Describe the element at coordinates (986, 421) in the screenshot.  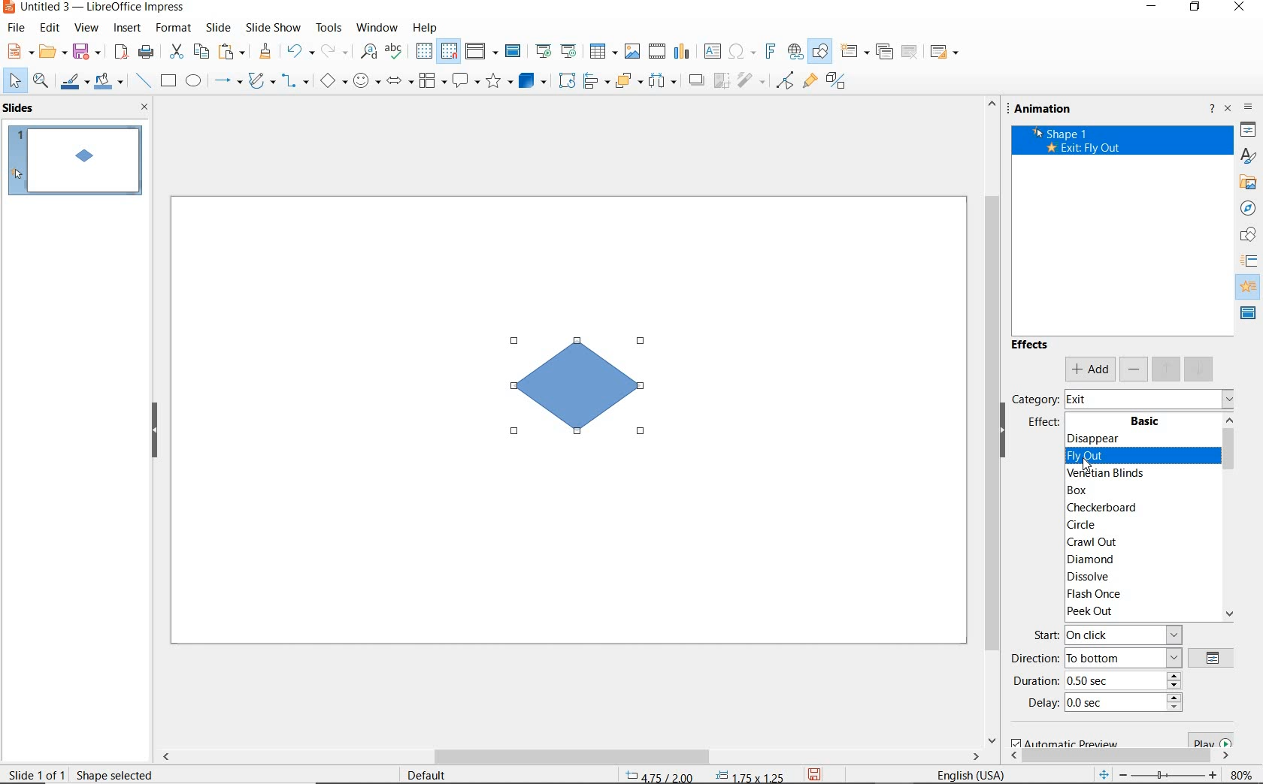
I see `scrollbar` at that location.